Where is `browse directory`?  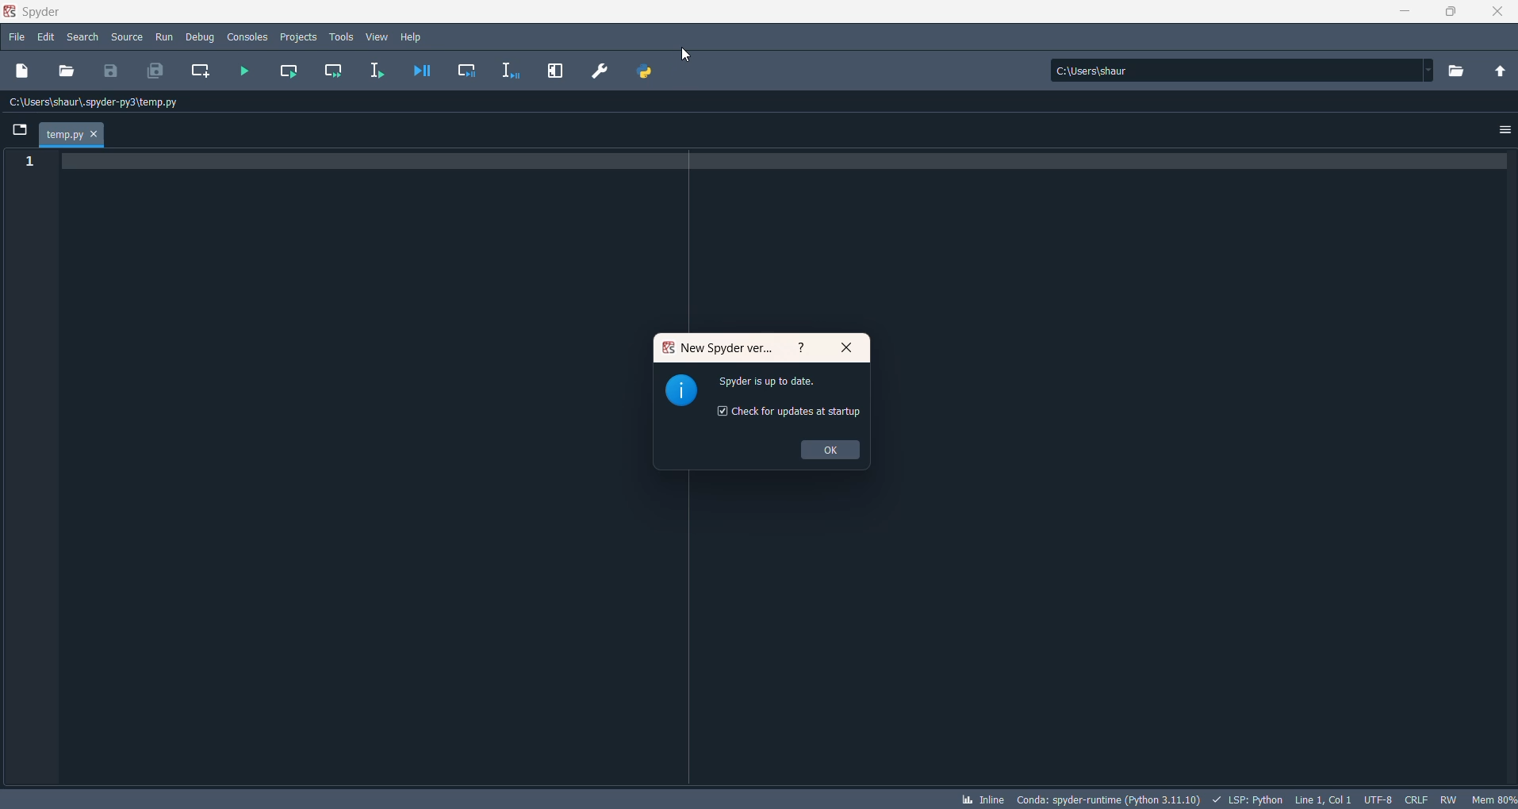 browse directory is located at coordinates (1462, 69).